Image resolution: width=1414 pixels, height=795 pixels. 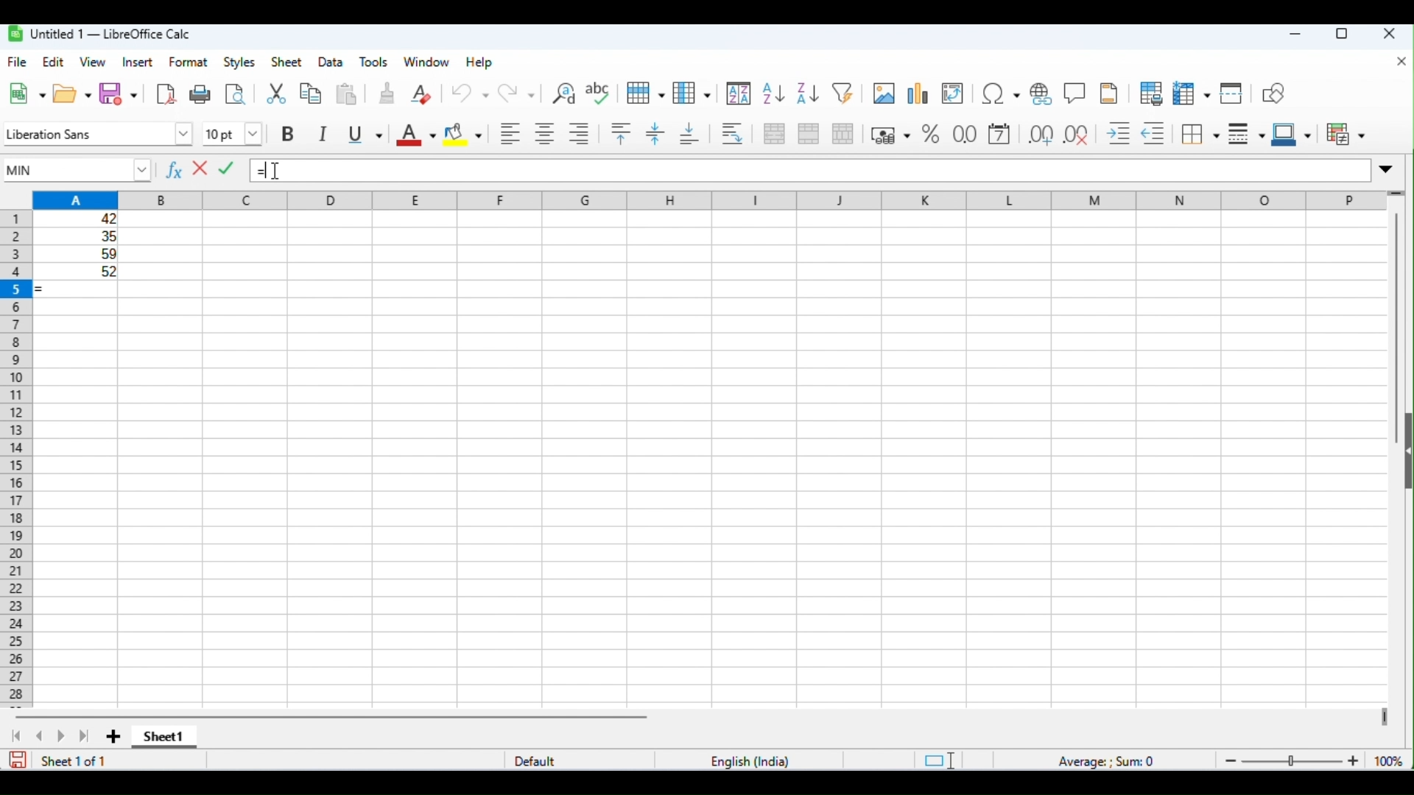 I want to click on column, so click(x=690, y=93).